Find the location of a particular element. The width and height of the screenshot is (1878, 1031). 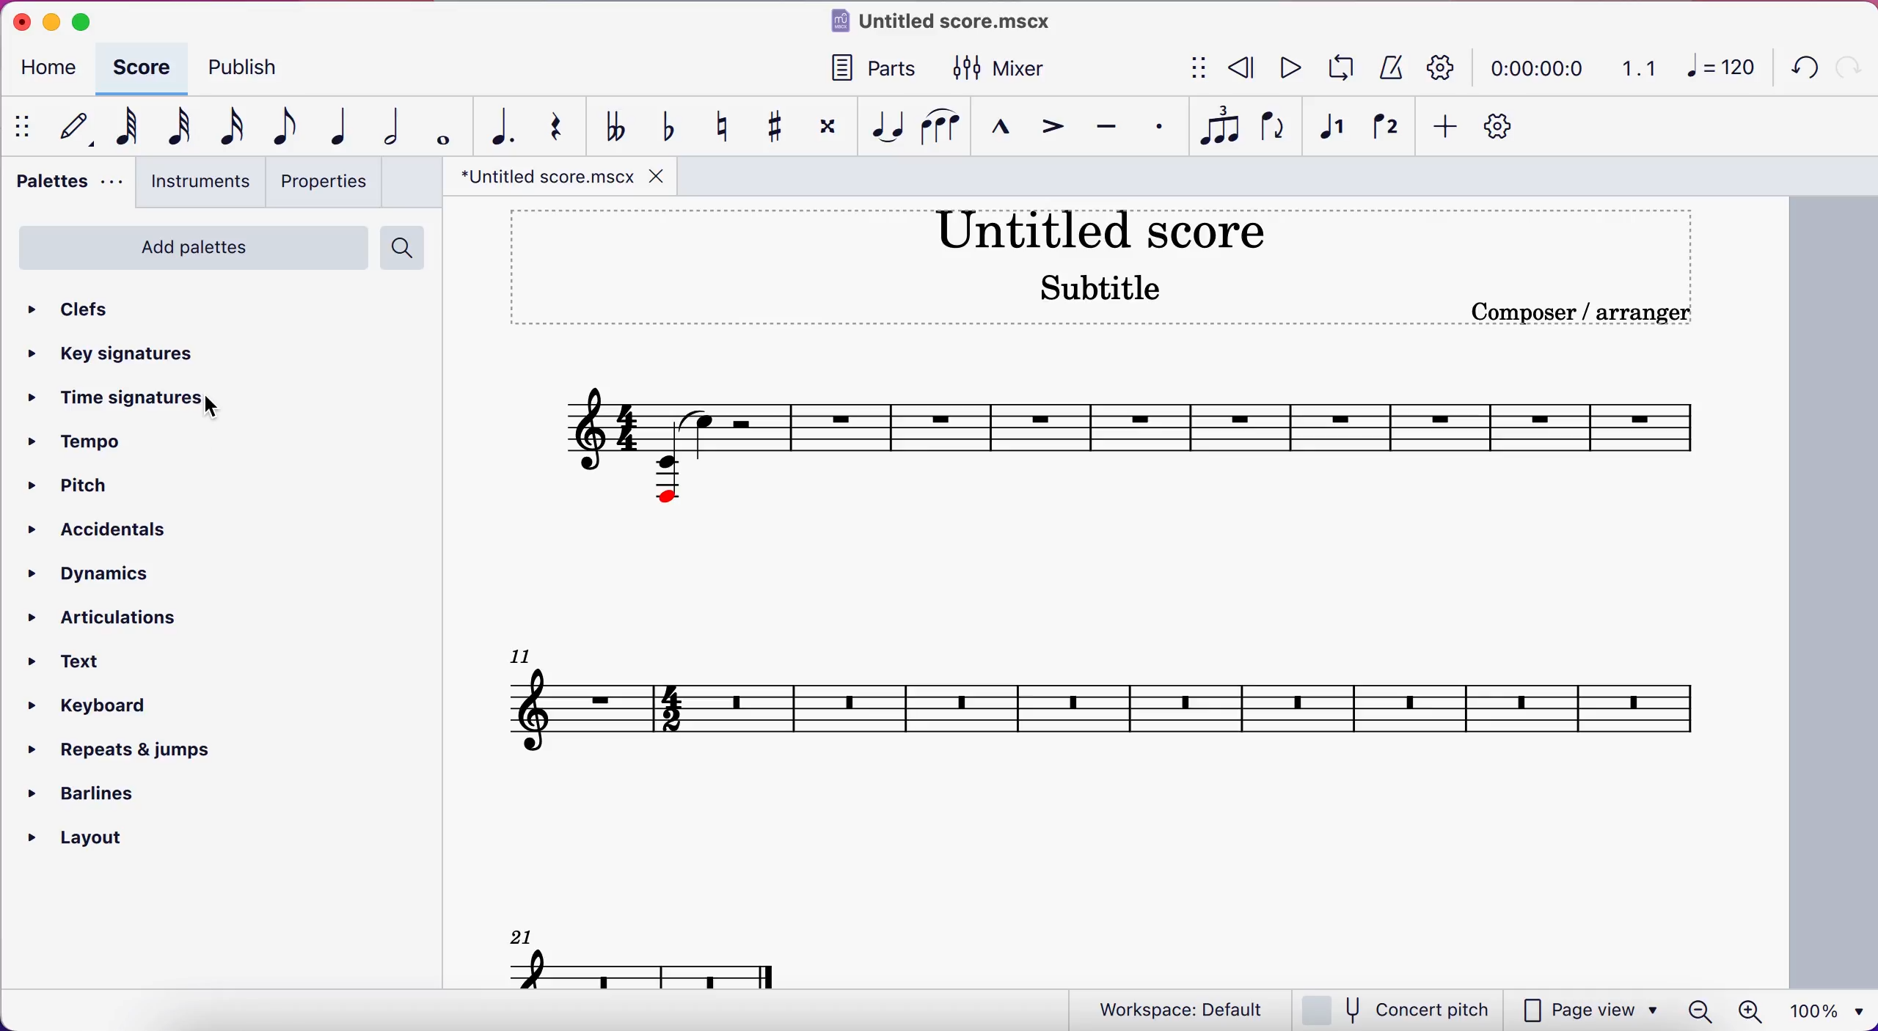

voice2 is located at coordinates (1386, 127).